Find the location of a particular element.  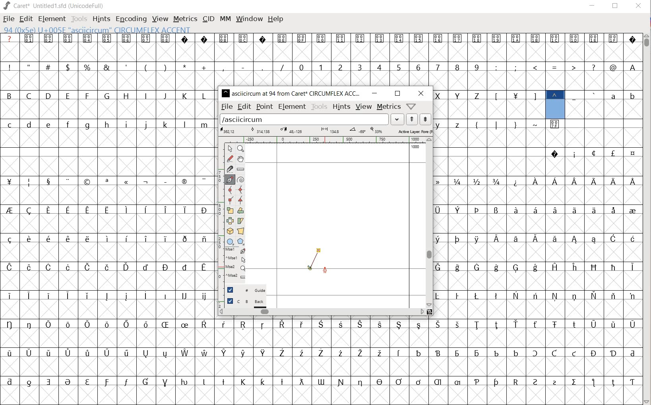

polygon or star is located at coordinates (240, 241).